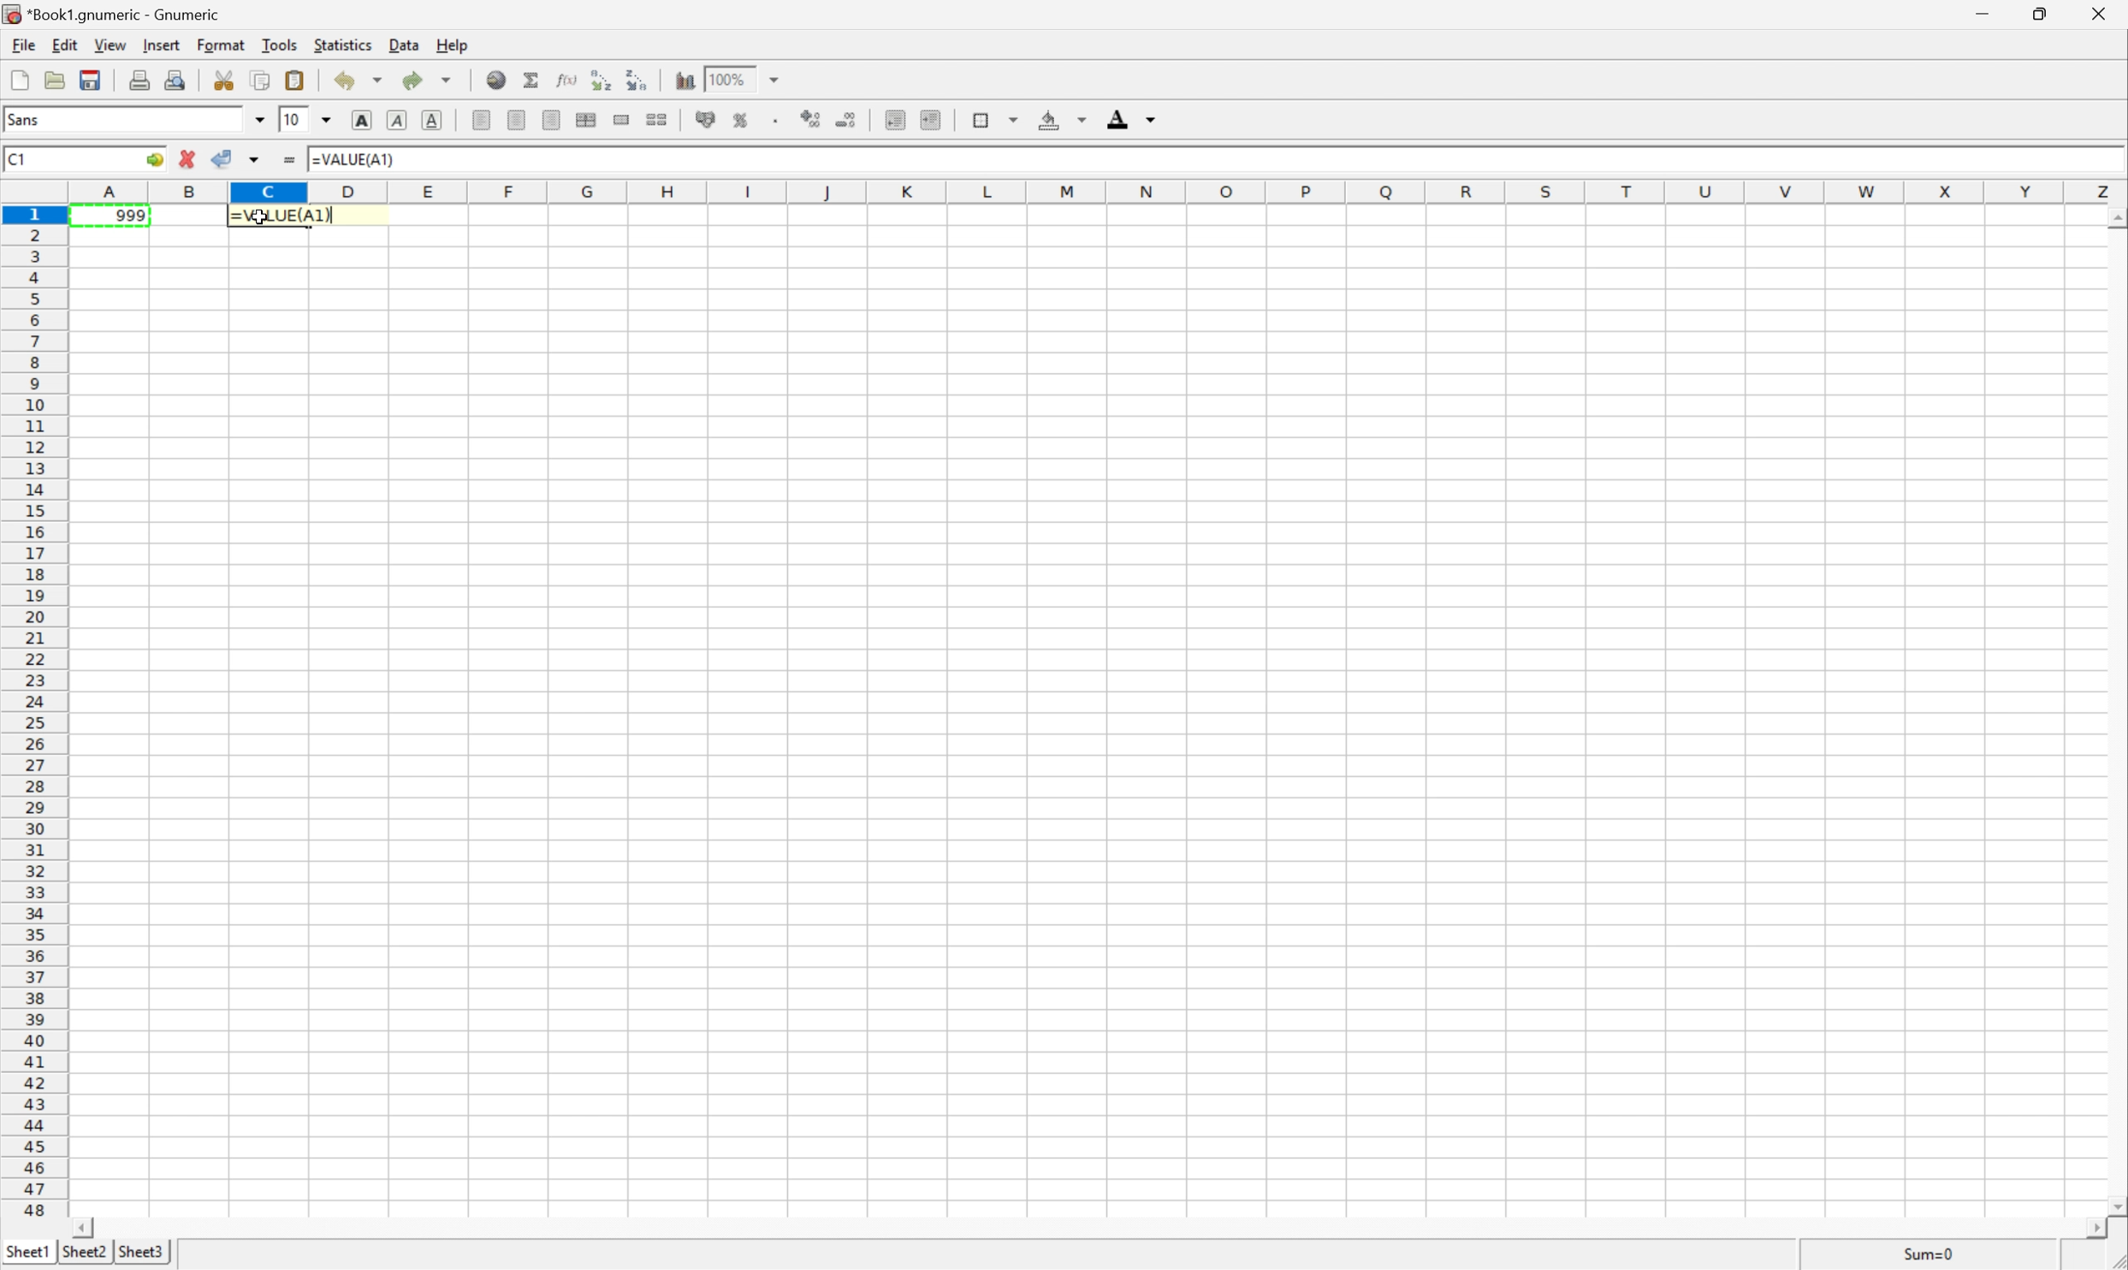 The width and height of the screenshot is (2128, 1270). What do you see at coordinates (84, 1258) in the screenshot?
I see `sheet2` at bounding box center [84, 1258].